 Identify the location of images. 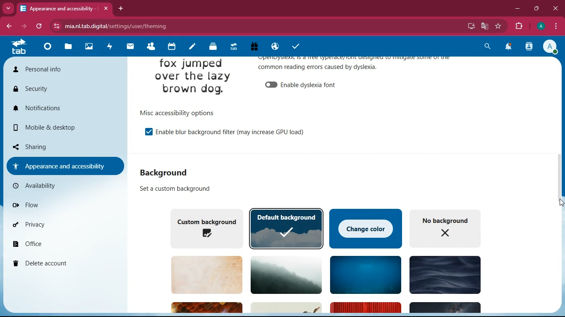
(90, 47).